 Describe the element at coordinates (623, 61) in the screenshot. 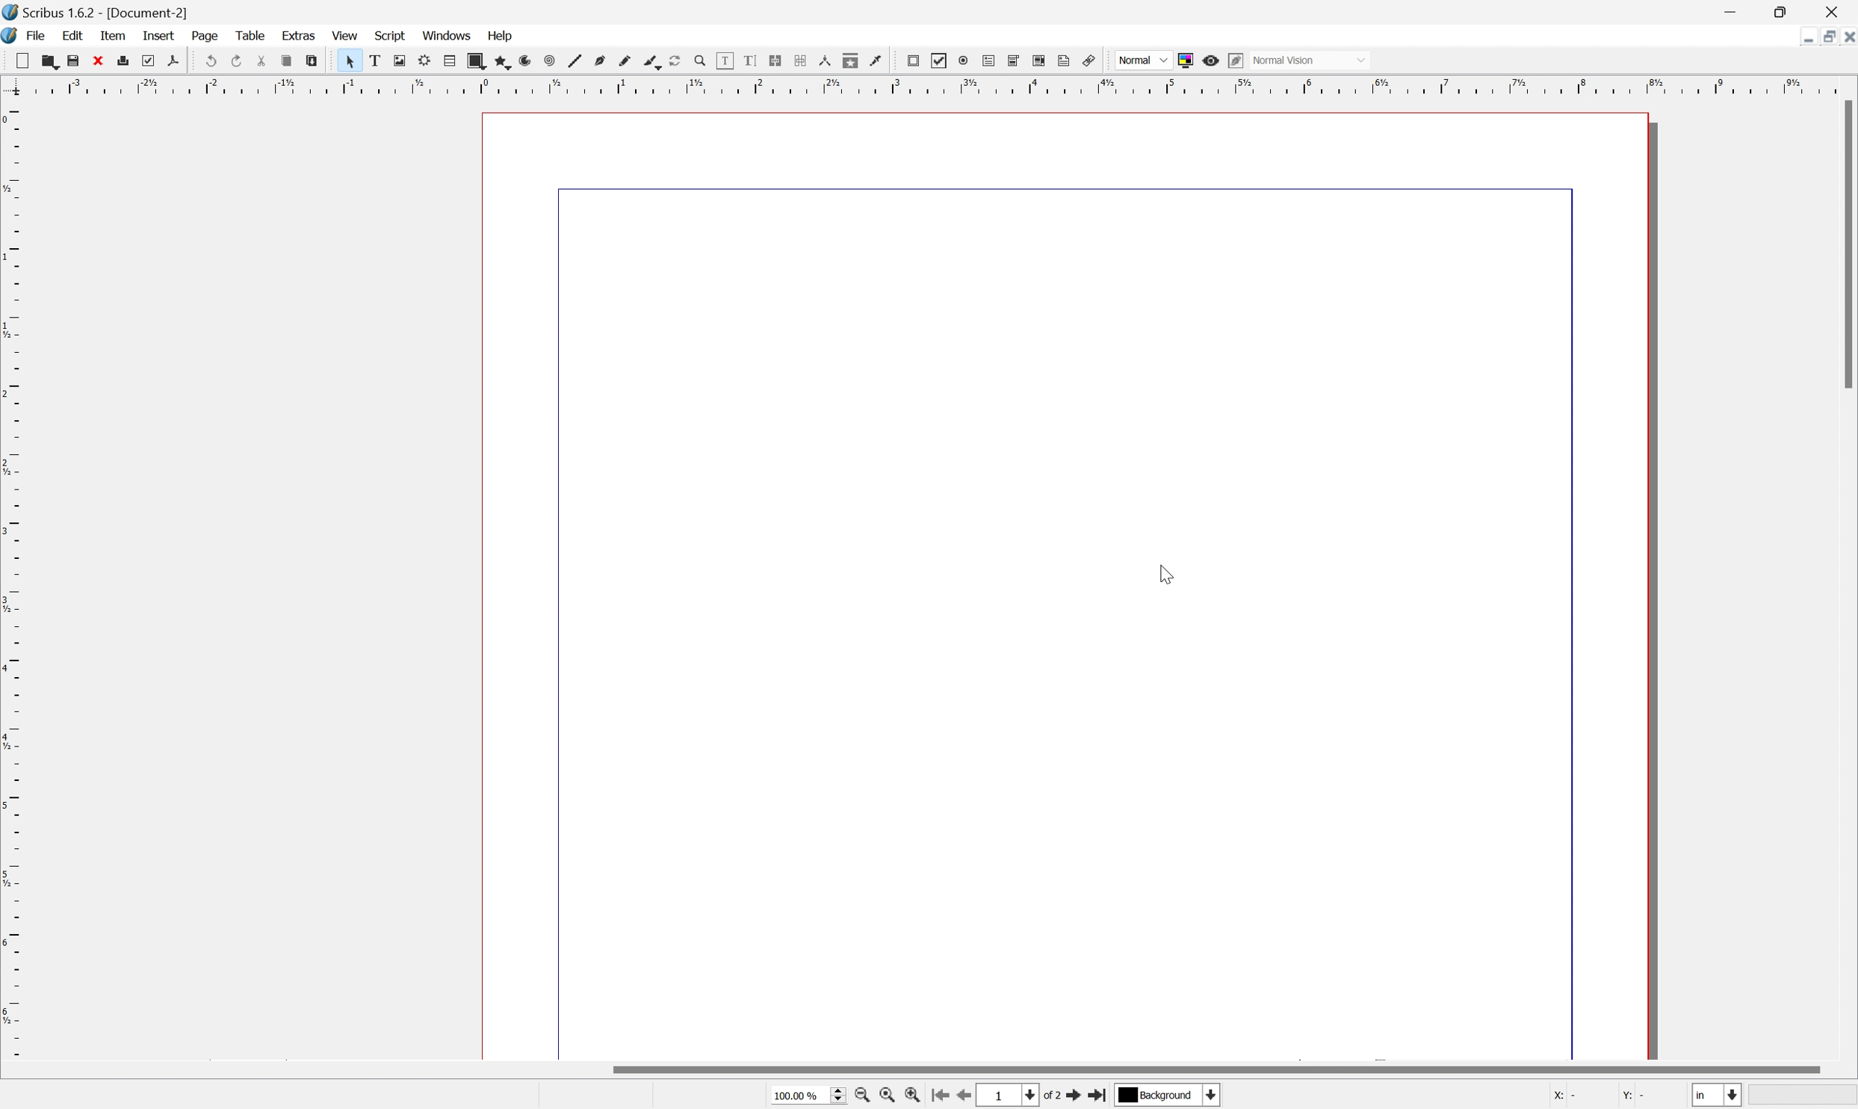

I see `Freehand line` at that location.